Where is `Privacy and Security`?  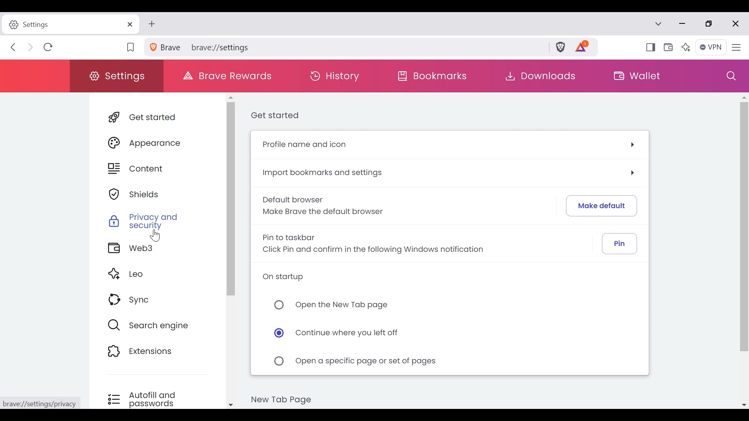
Privacy and Security is located at coordinates (156, 221).